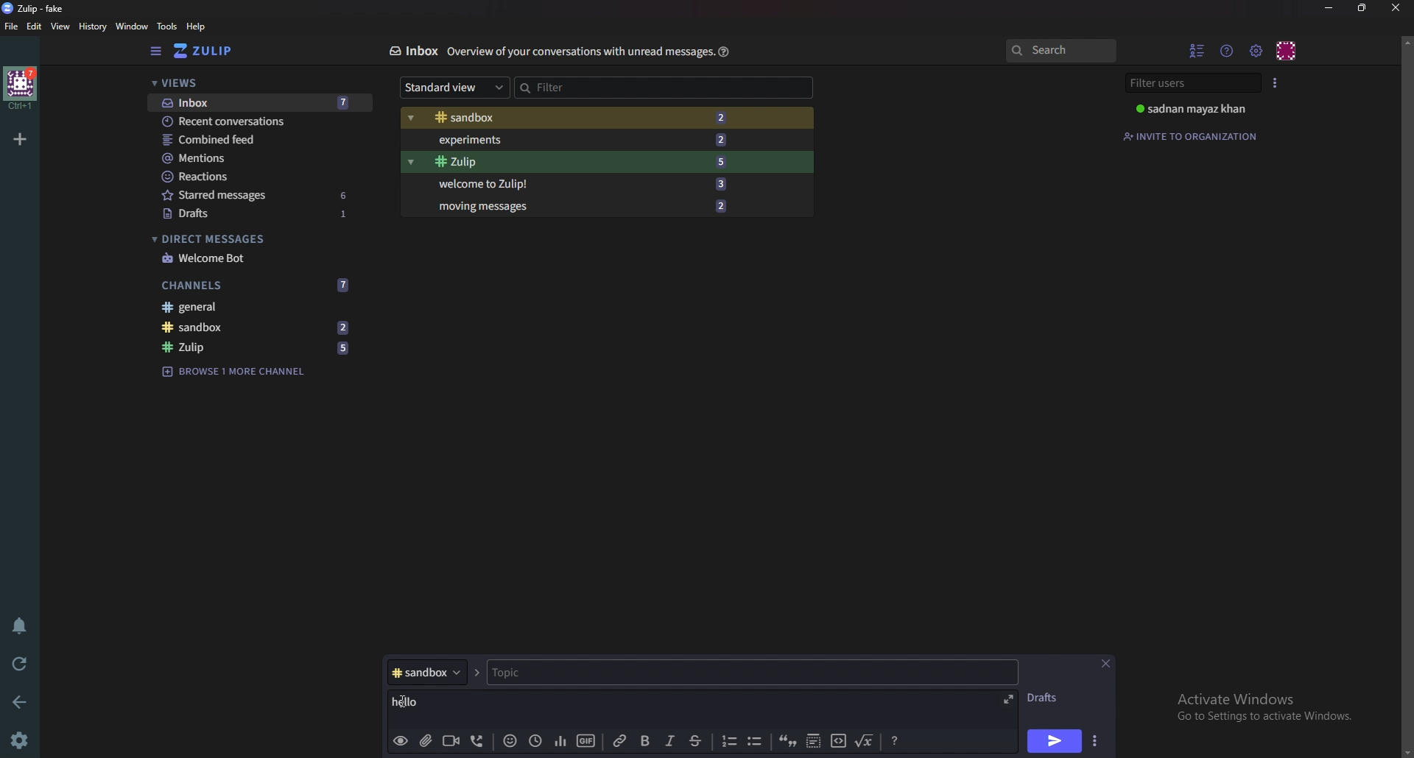 Image resolution: width=1414 pixels, height=758 pixels. What do you see at coordinates (787, 740) in the screenshot?
I see `quote` at bounding box center [787, 740].